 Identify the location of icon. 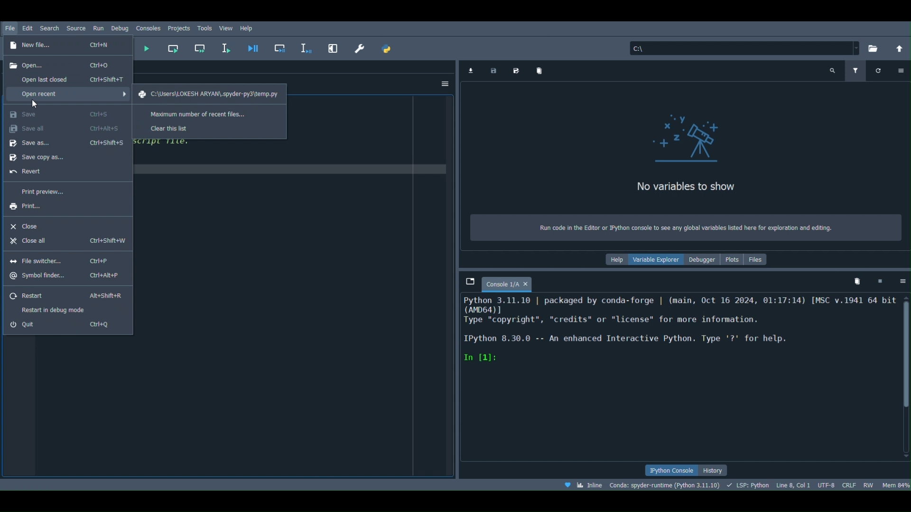
(690, 135).